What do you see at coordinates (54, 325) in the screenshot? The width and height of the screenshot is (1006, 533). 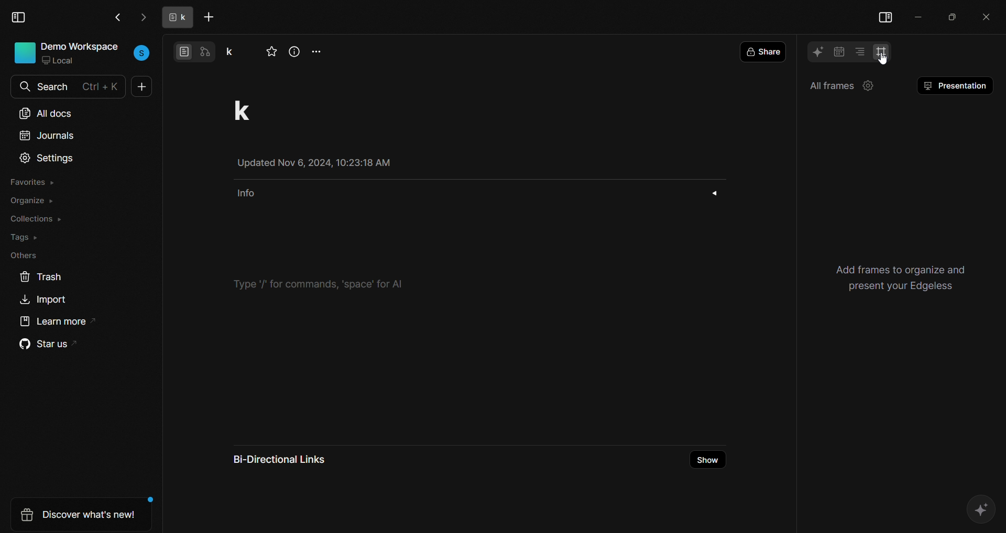 I see `learn more` at bounding box center [54, 325].